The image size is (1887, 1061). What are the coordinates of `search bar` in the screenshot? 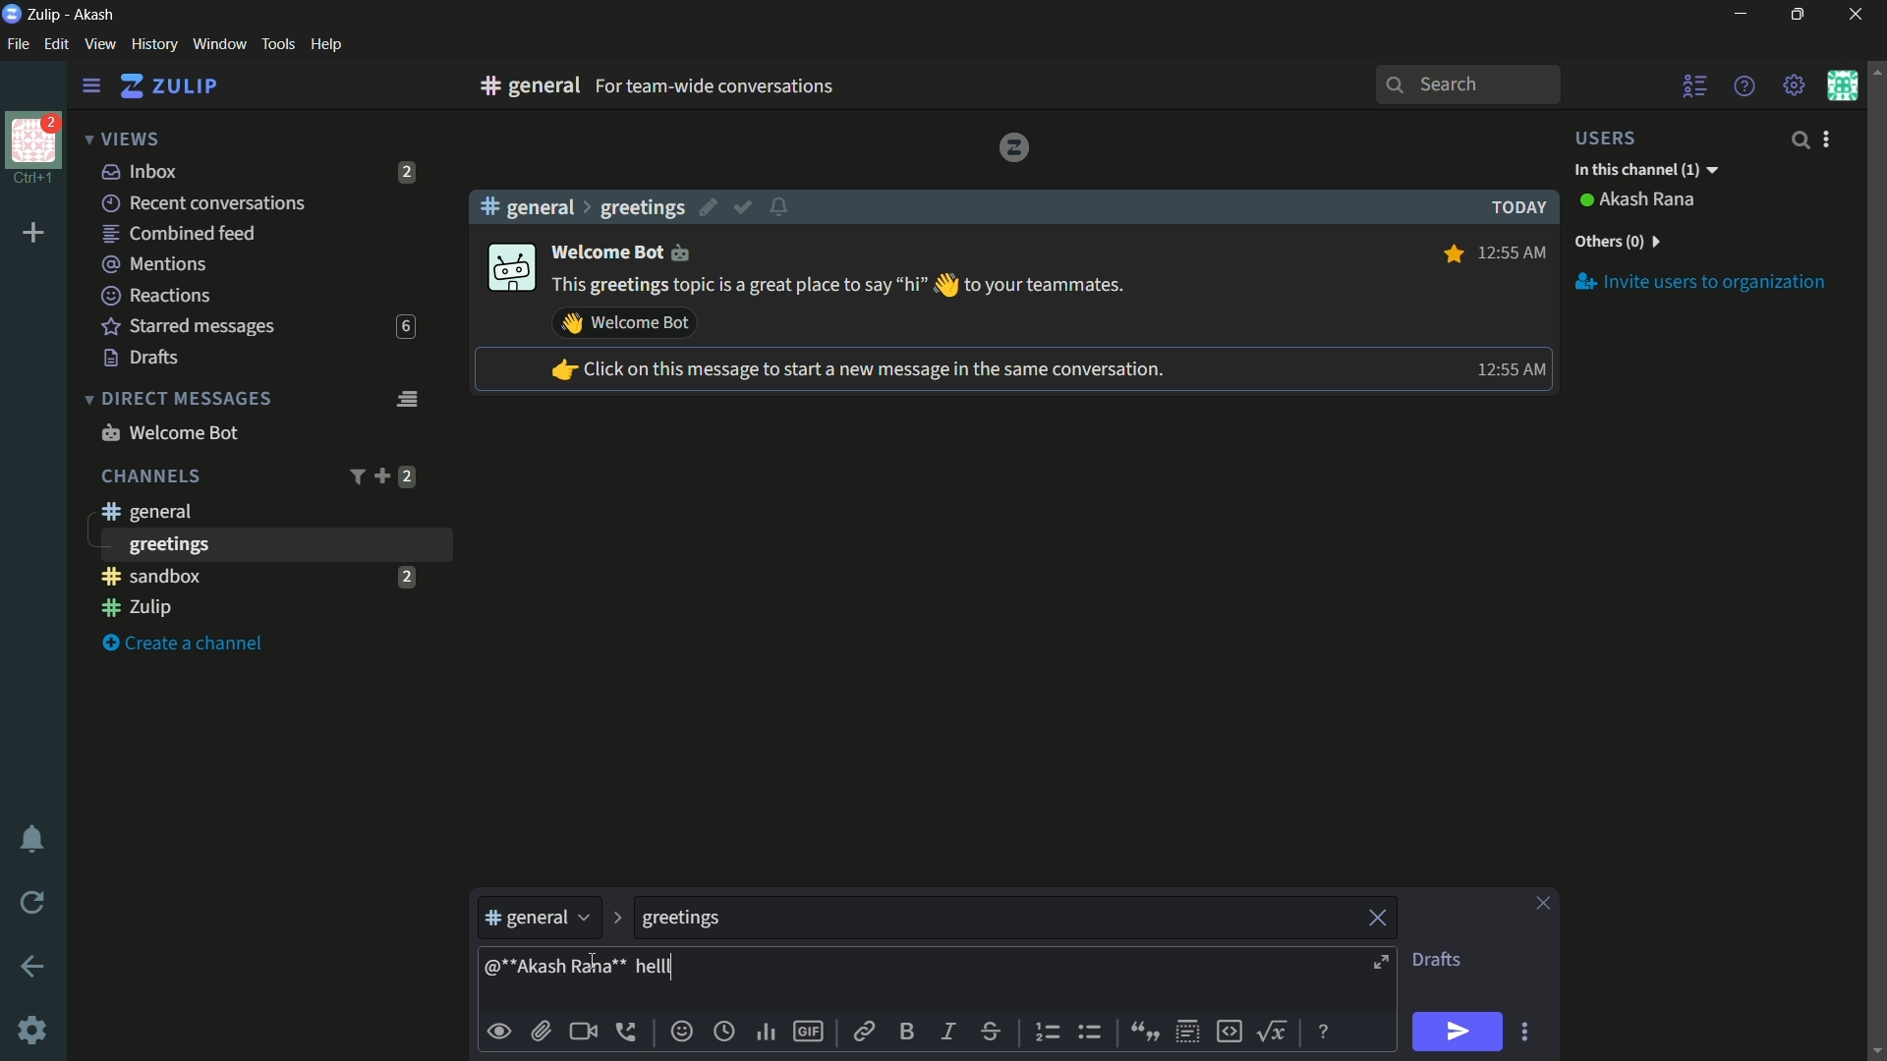 It's located at (1467, 84).